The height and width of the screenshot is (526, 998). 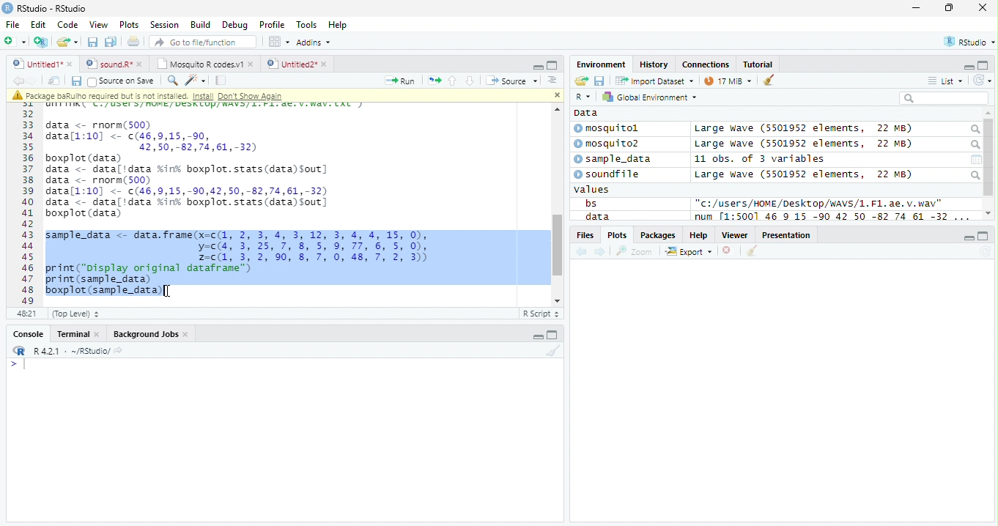 I want to click on Save the current document, so click(x=92, y=42).